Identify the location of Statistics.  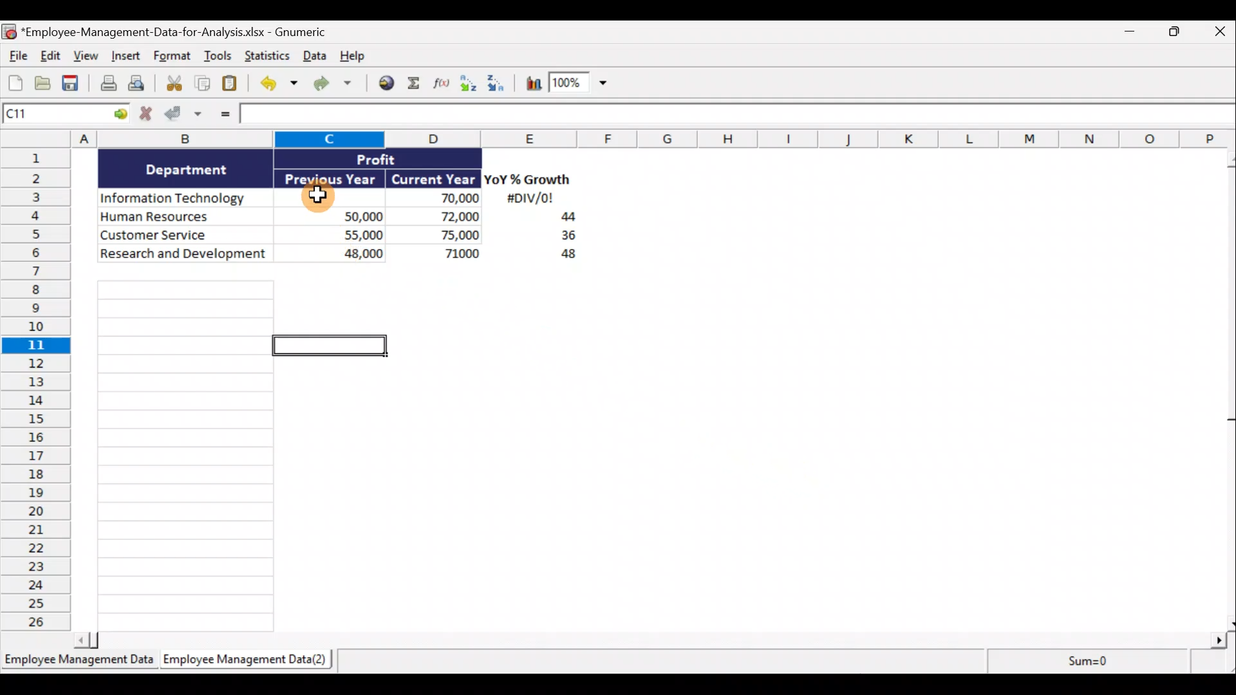
(266, 55).